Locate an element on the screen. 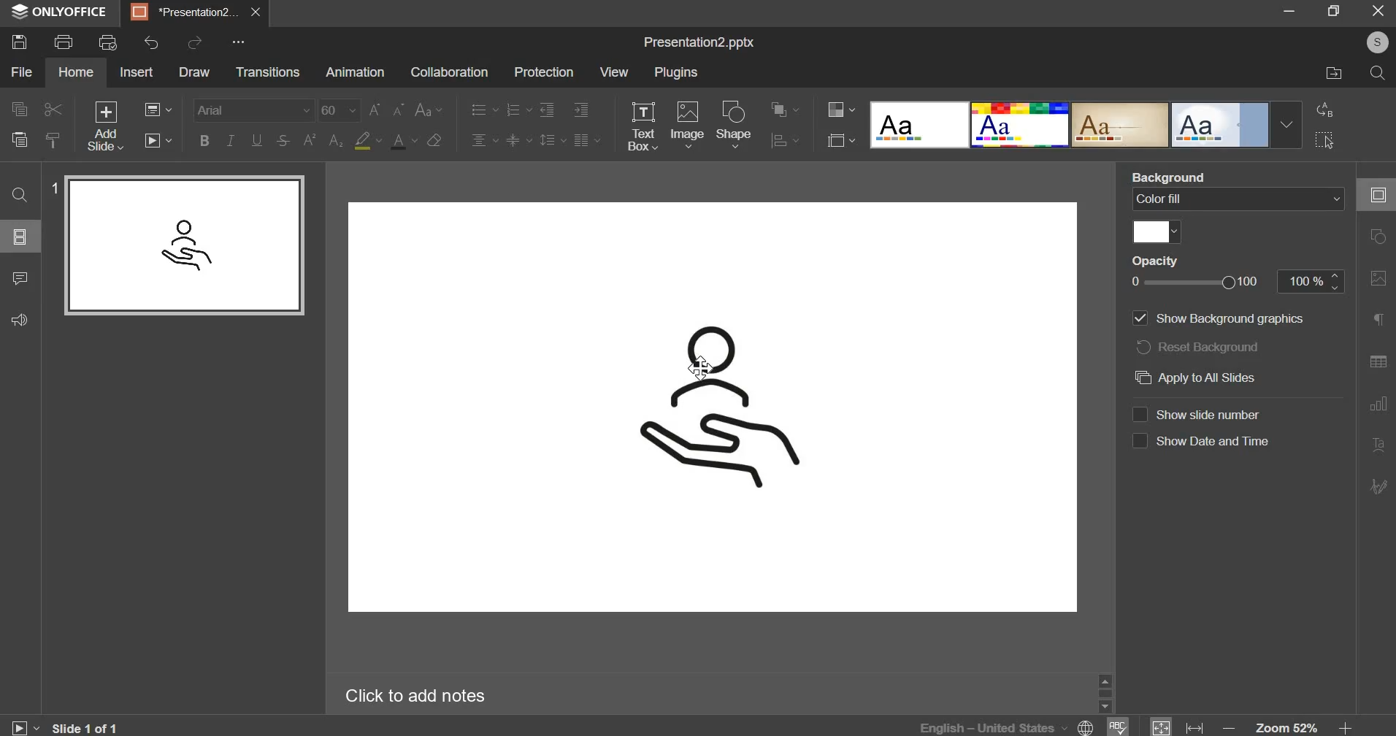  file location is located at coordinates (1332, 74).